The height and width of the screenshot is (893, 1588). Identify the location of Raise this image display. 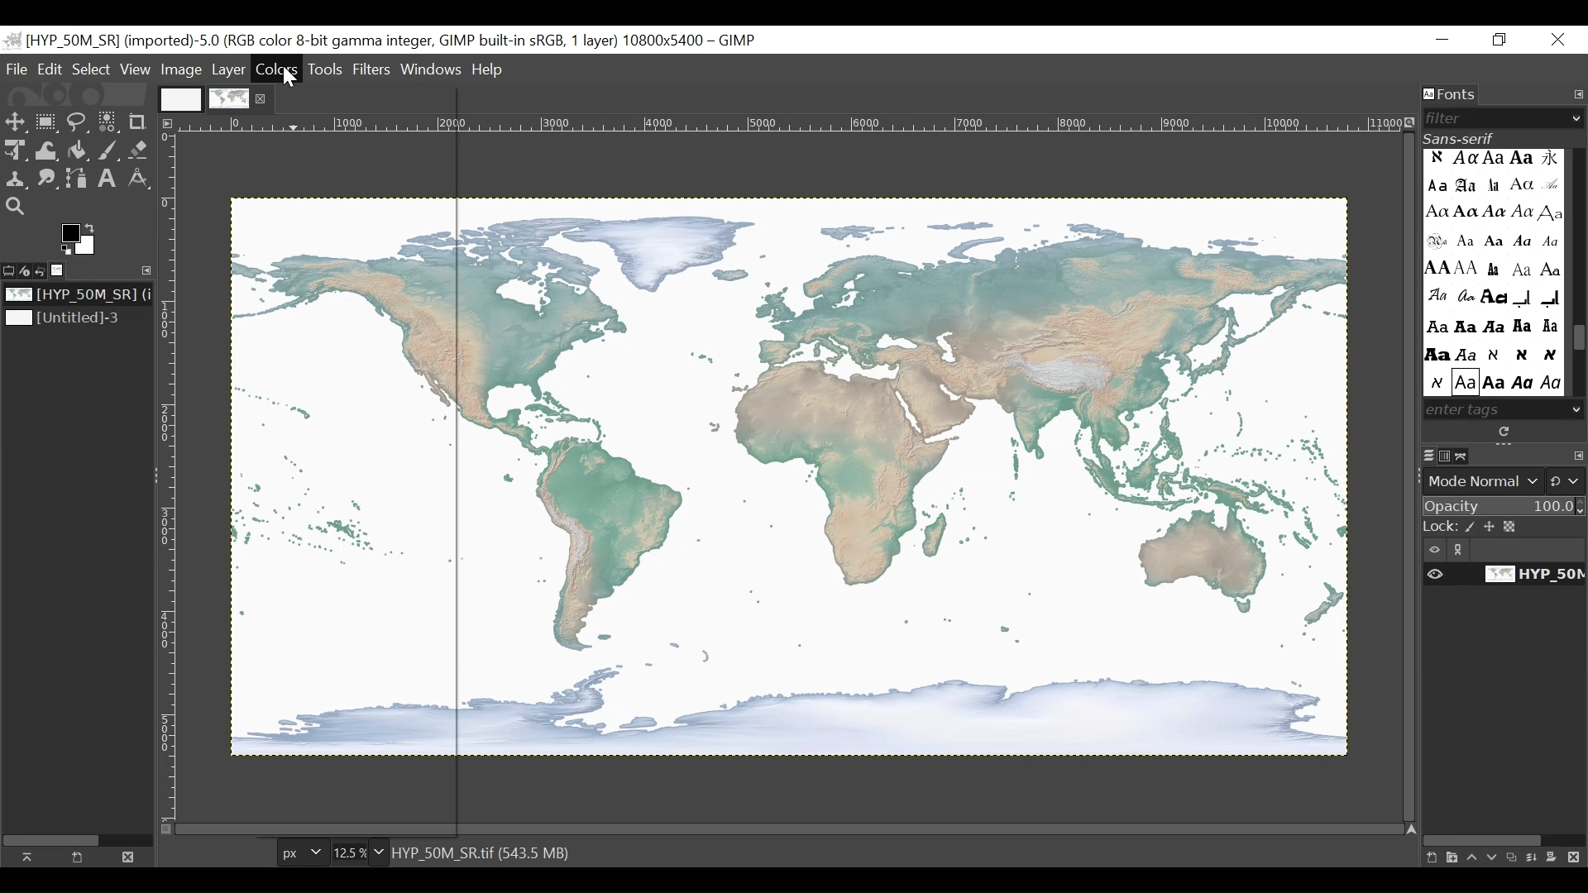
(31, 857).